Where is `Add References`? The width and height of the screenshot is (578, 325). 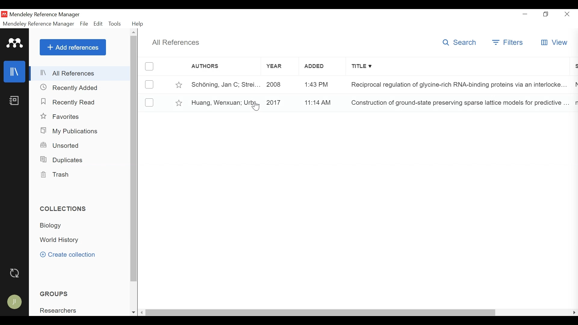 Add References is located at coordinates (73, 47).